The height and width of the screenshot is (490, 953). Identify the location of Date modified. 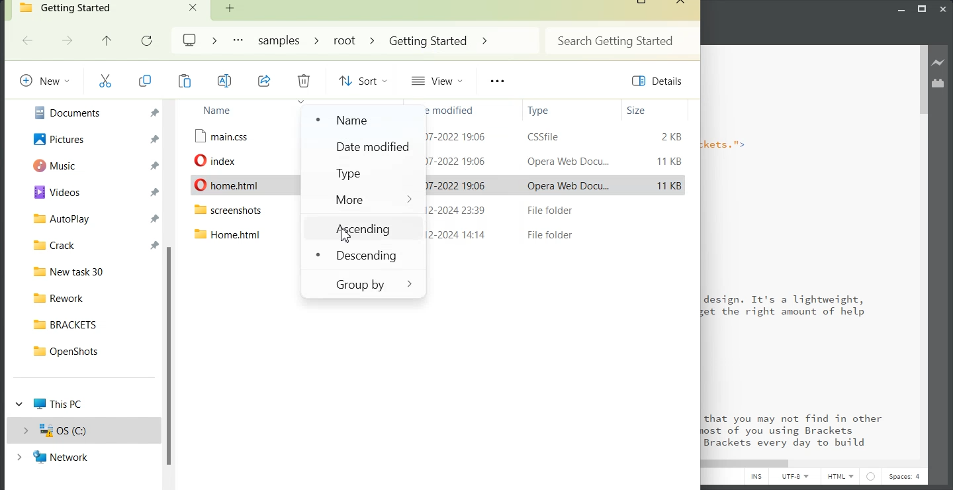
(449, 109).